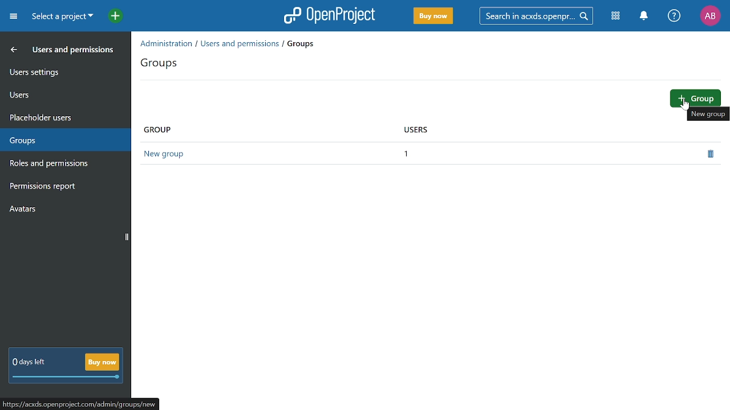 The height and width of the screenshot is (410, 730). Describe the element at coordinates (67, 378) in the screenshot. I see `Days left in scale` at that location.